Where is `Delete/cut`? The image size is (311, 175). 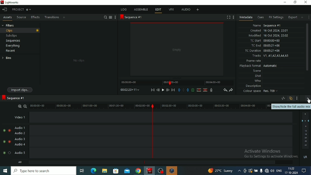
Delete/cut is located at coordinates (205, 90).